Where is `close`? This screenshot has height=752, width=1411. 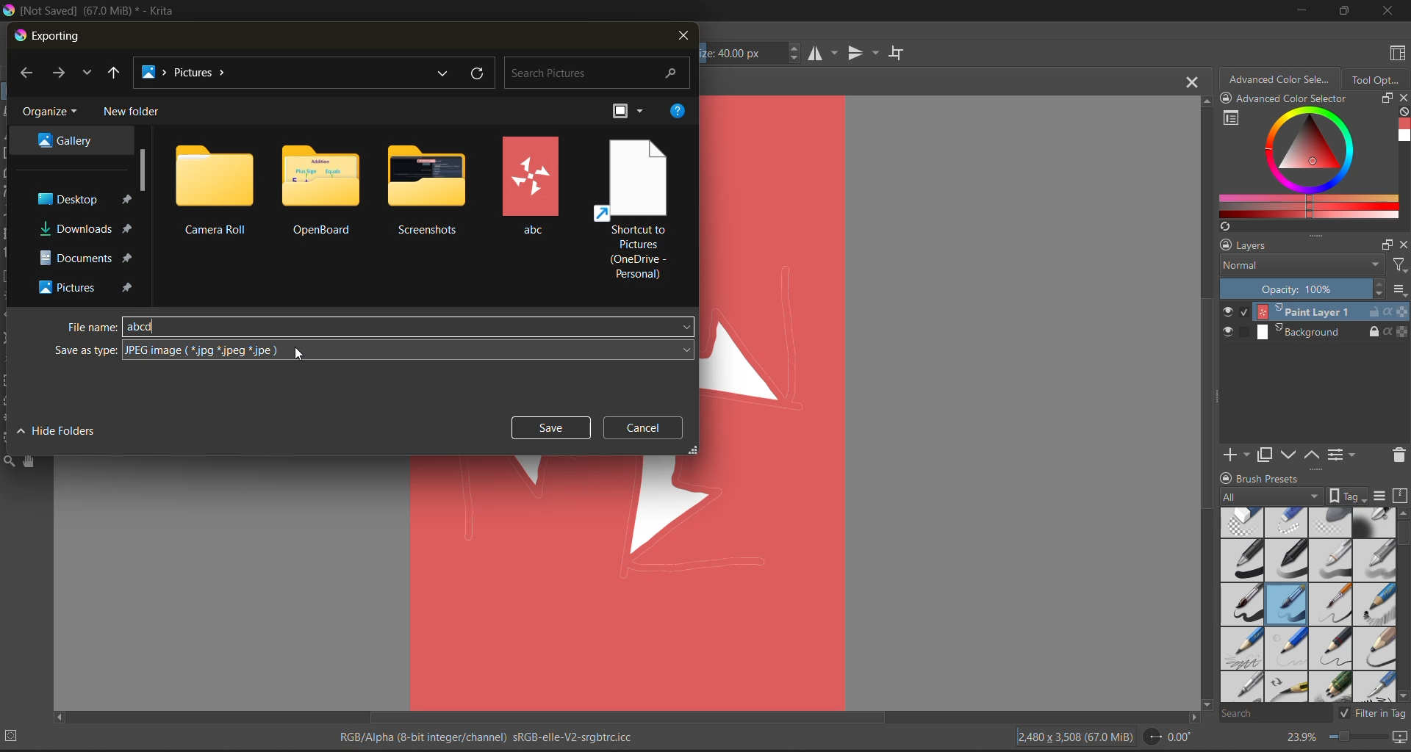
close is located at coordinates (680, 39).